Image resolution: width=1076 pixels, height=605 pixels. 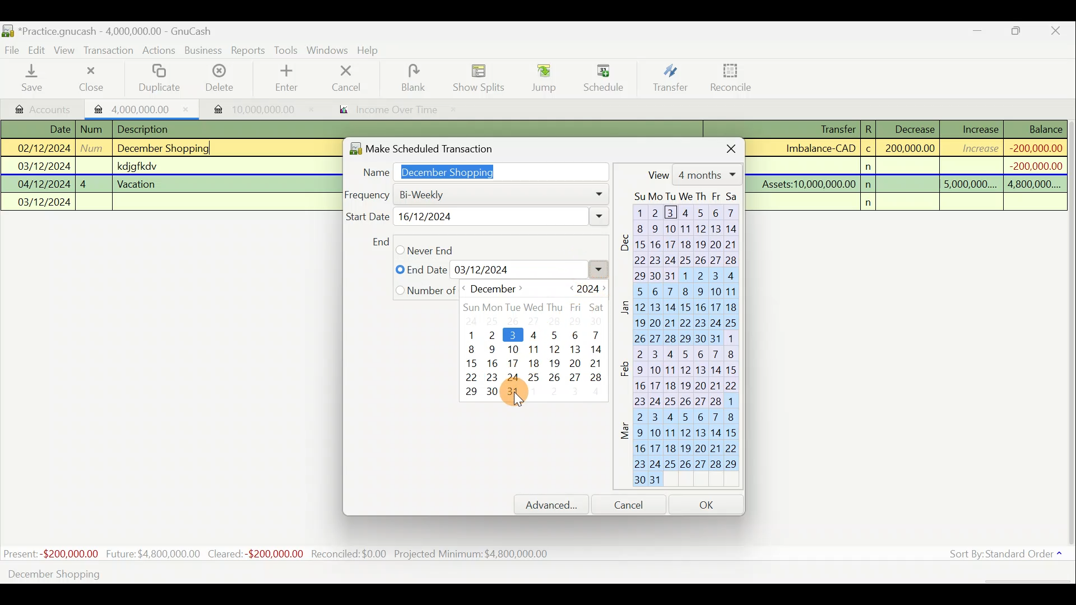 I want to click on Quarterly, so click(x=452, y=269).